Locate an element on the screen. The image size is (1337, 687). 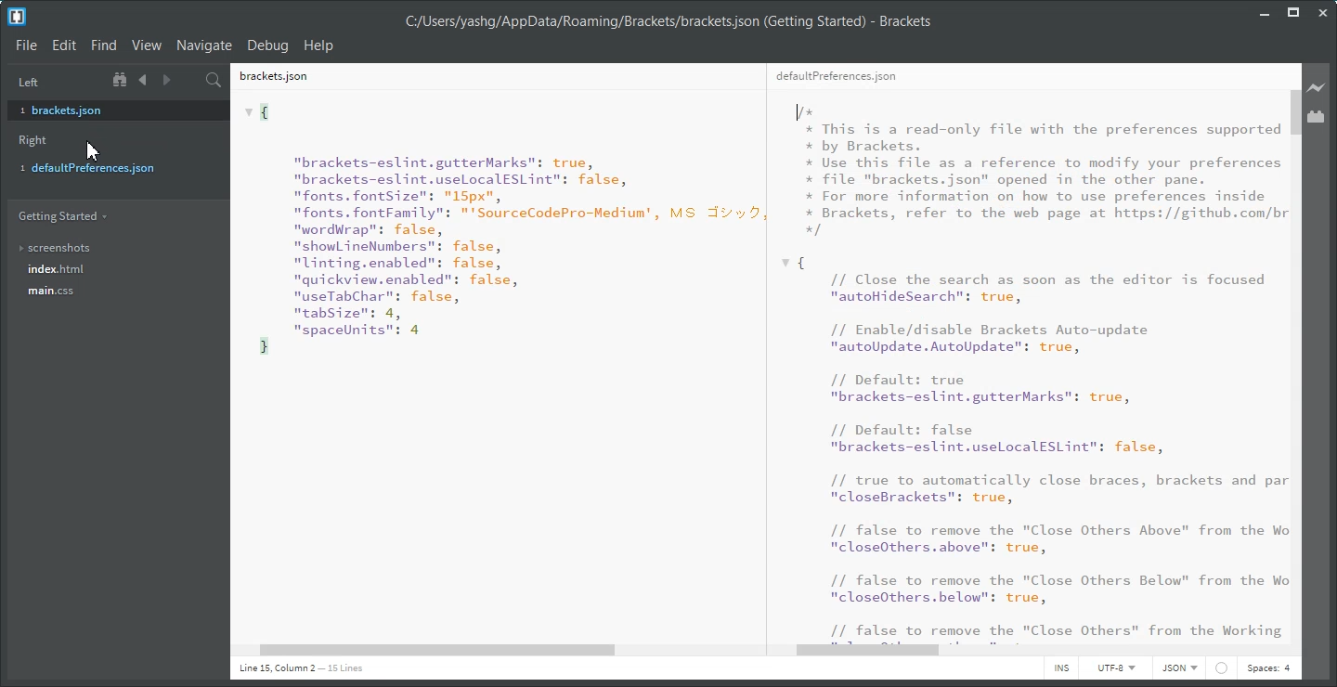
brackets.json  is located at coordinates (116, 110).